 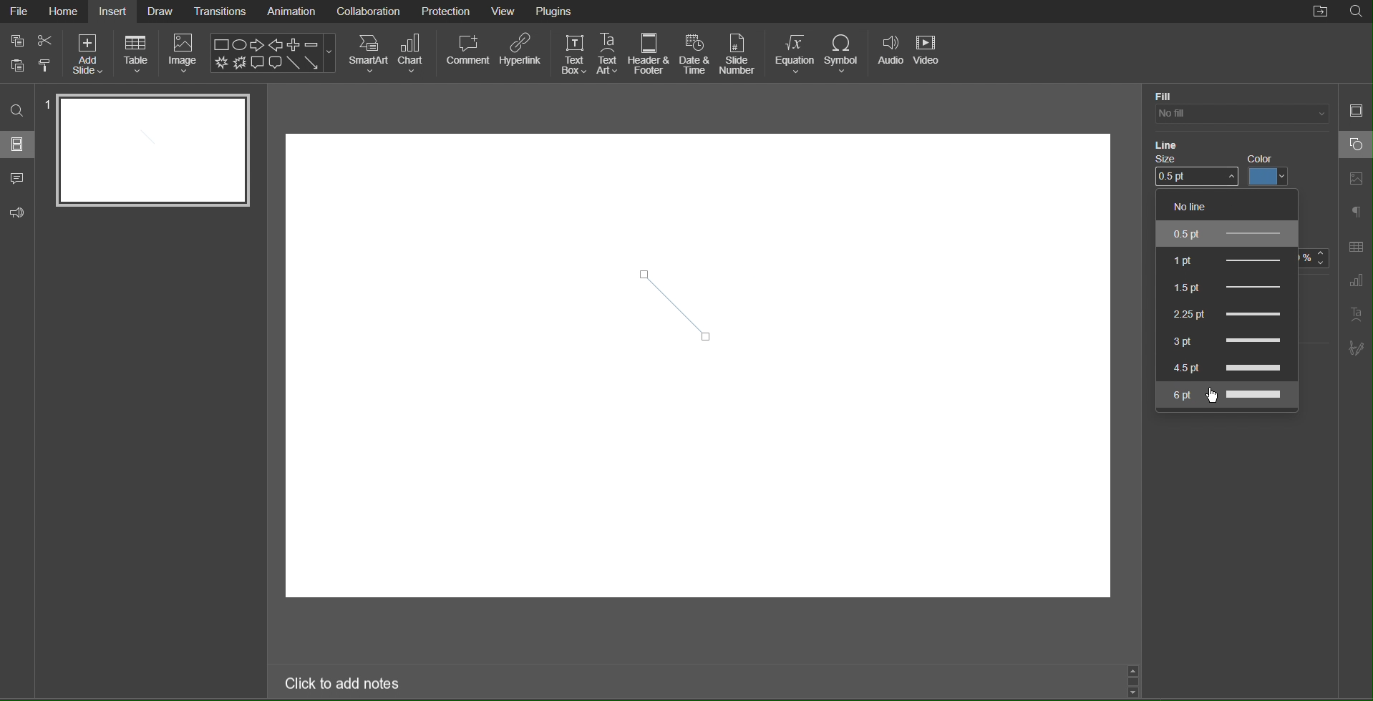 I want to click on Slide Number , so click(x=739, y=53).